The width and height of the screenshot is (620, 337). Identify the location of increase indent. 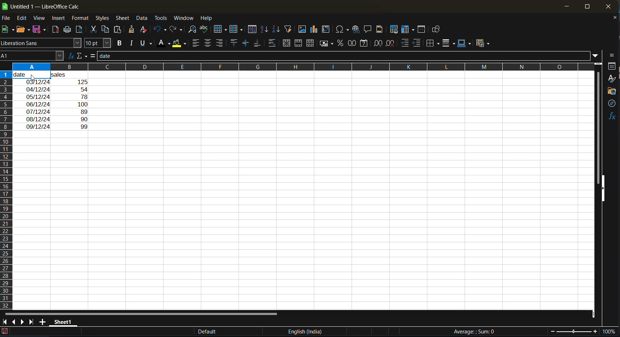
(406, 43).